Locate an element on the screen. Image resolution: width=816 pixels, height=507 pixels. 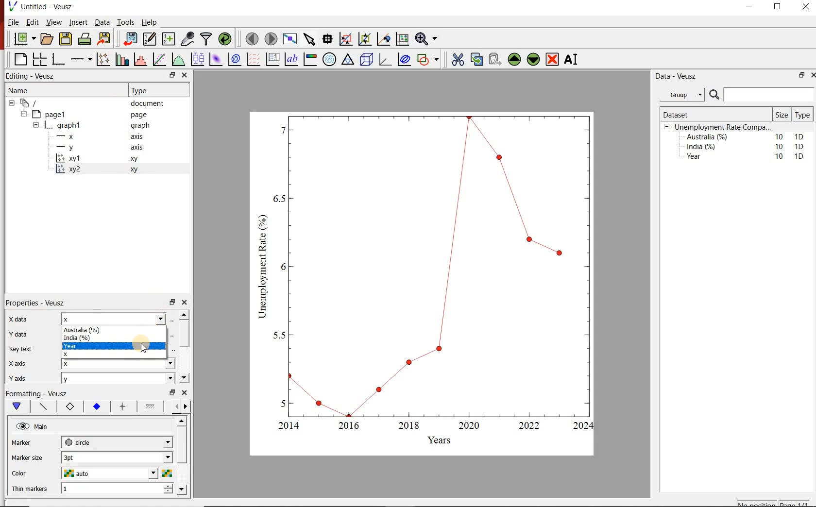
filter data is located at coordinates (205, 39).